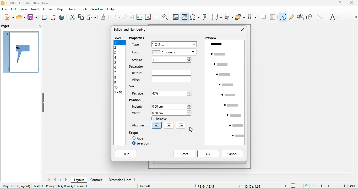 This screenshot has height=189, width=358. I want to click on selection, so click(141, 144).